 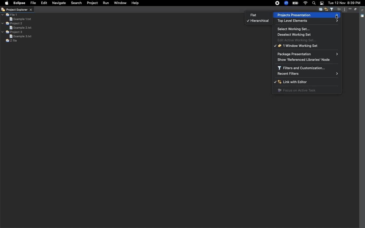 I want to click on Example 3.txt, so click(x=21, y=36).